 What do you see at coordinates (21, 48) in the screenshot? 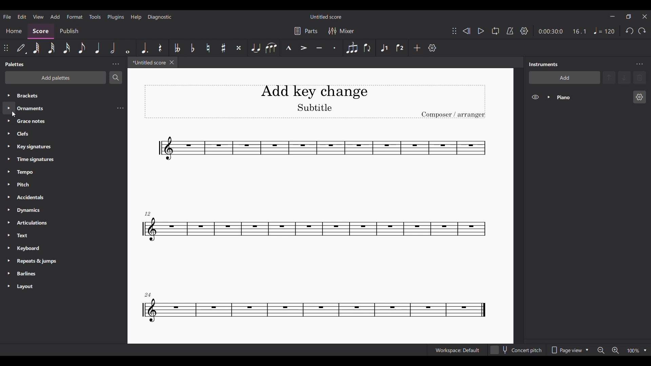
I see `default` at bounding box center [21, 48].